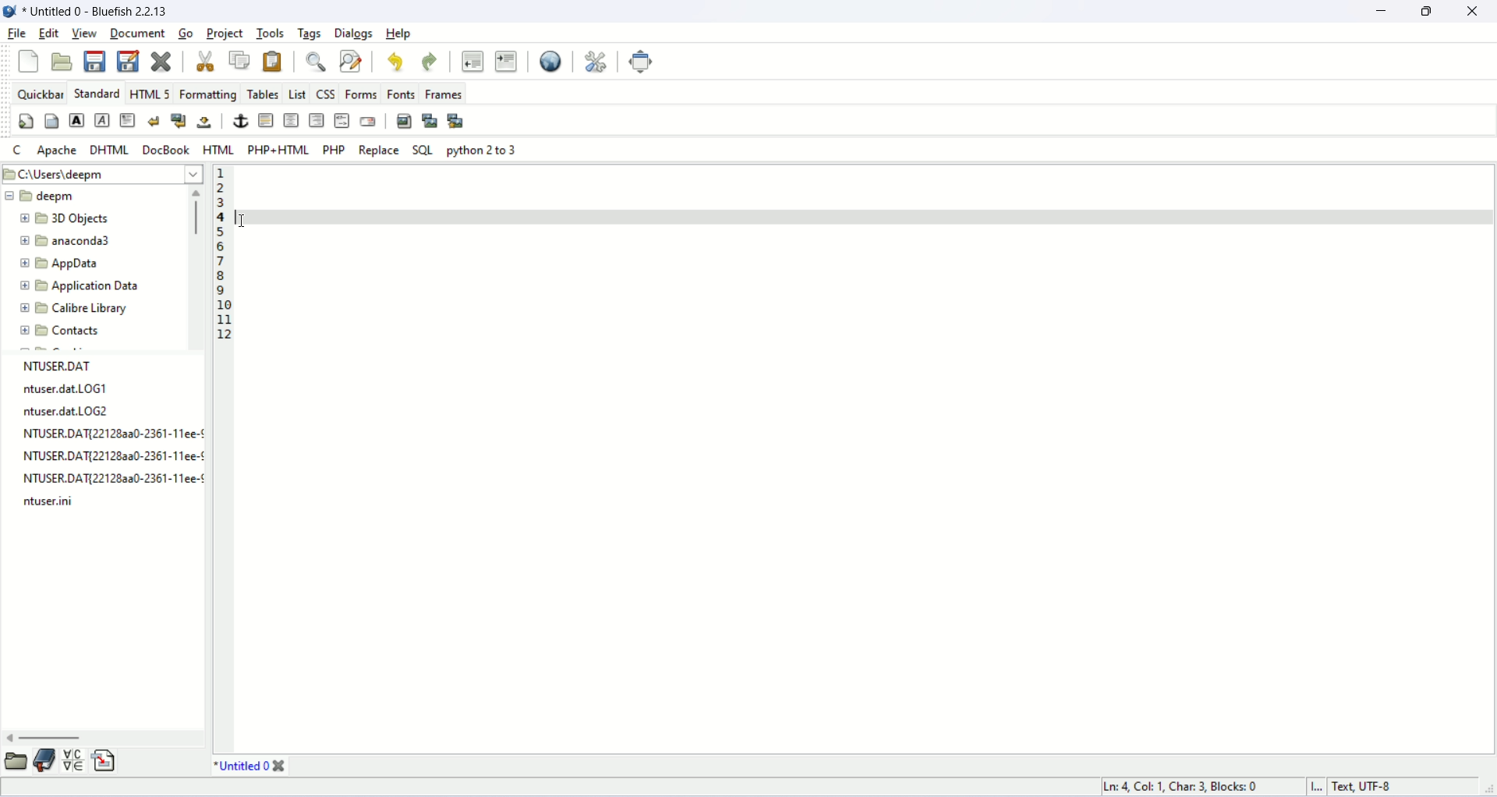 This screenshot has height=797, width=1497. Describe the element at coordinates (102, 119) in the screenshot. I see `imphasis` at that location.